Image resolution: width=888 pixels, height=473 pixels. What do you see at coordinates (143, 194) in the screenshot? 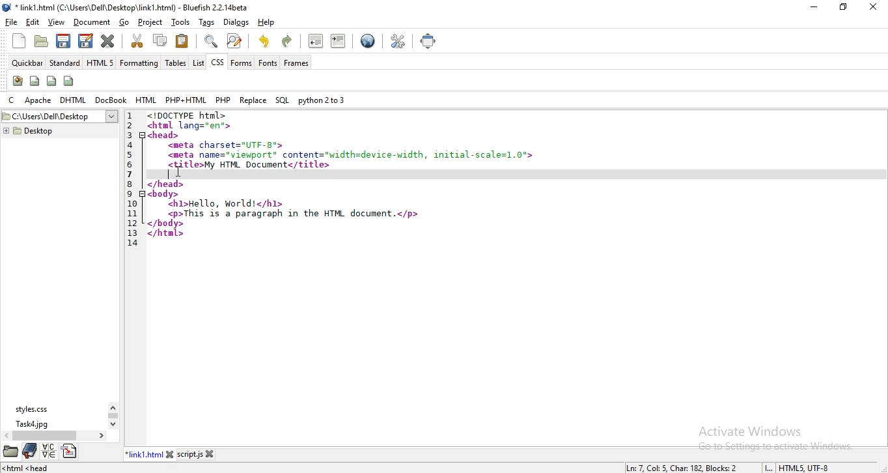
I see `code fold` at bounding box center [143, 194].